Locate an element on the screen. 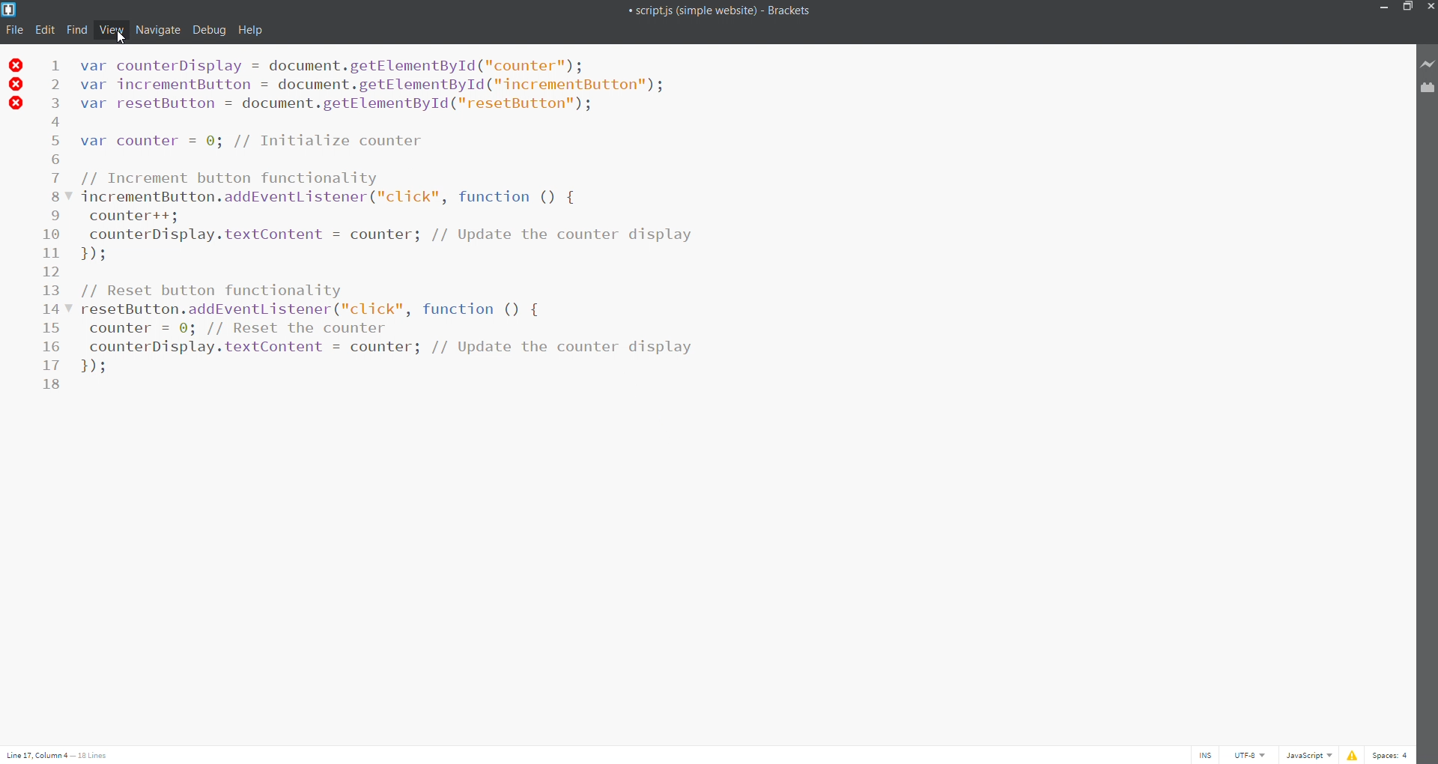 The height and width of the screenshot is (764, 1438). line number is located at coordinates (55, 230).